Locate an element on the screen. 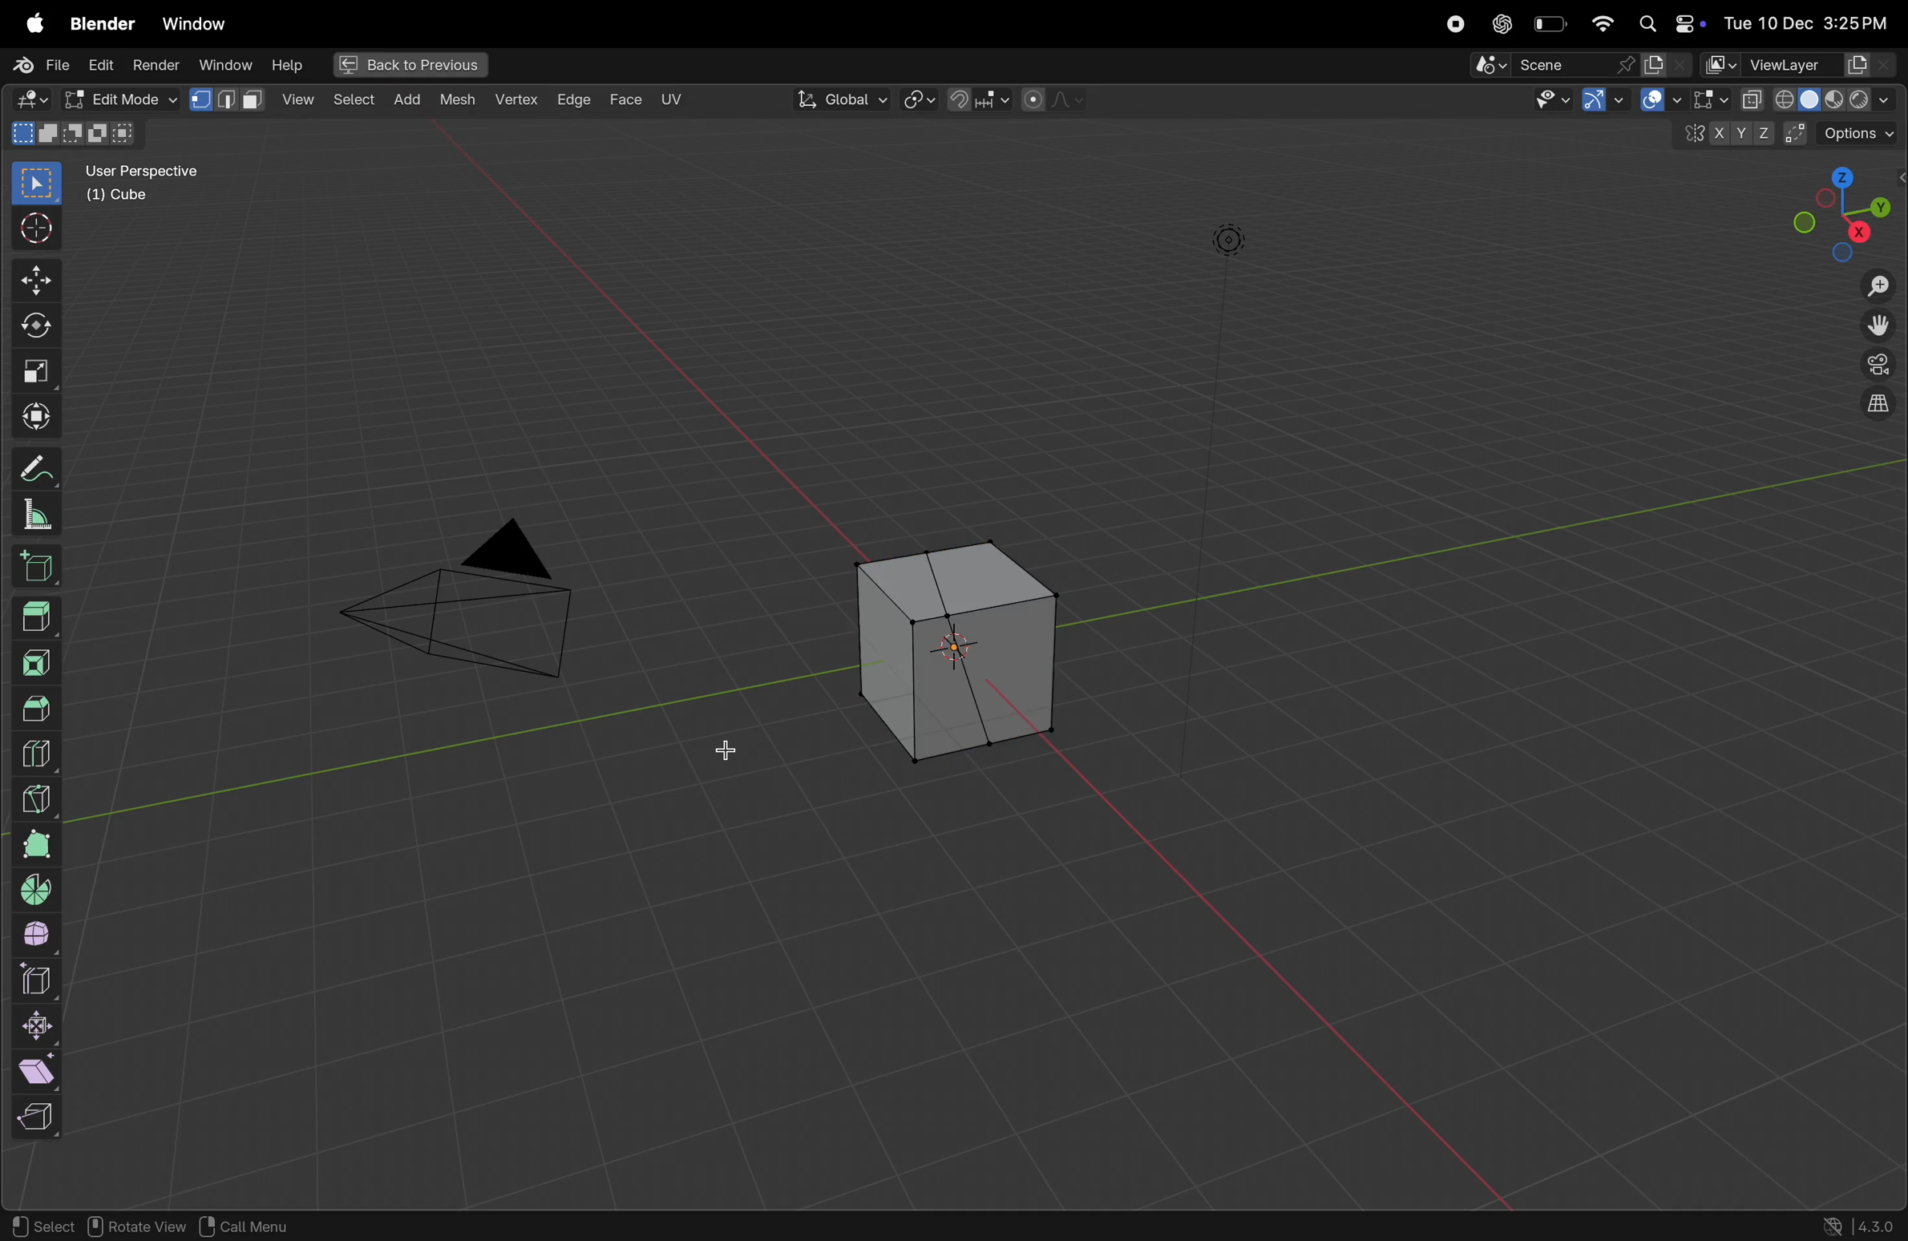  Object is located at coordinates (410, 98).